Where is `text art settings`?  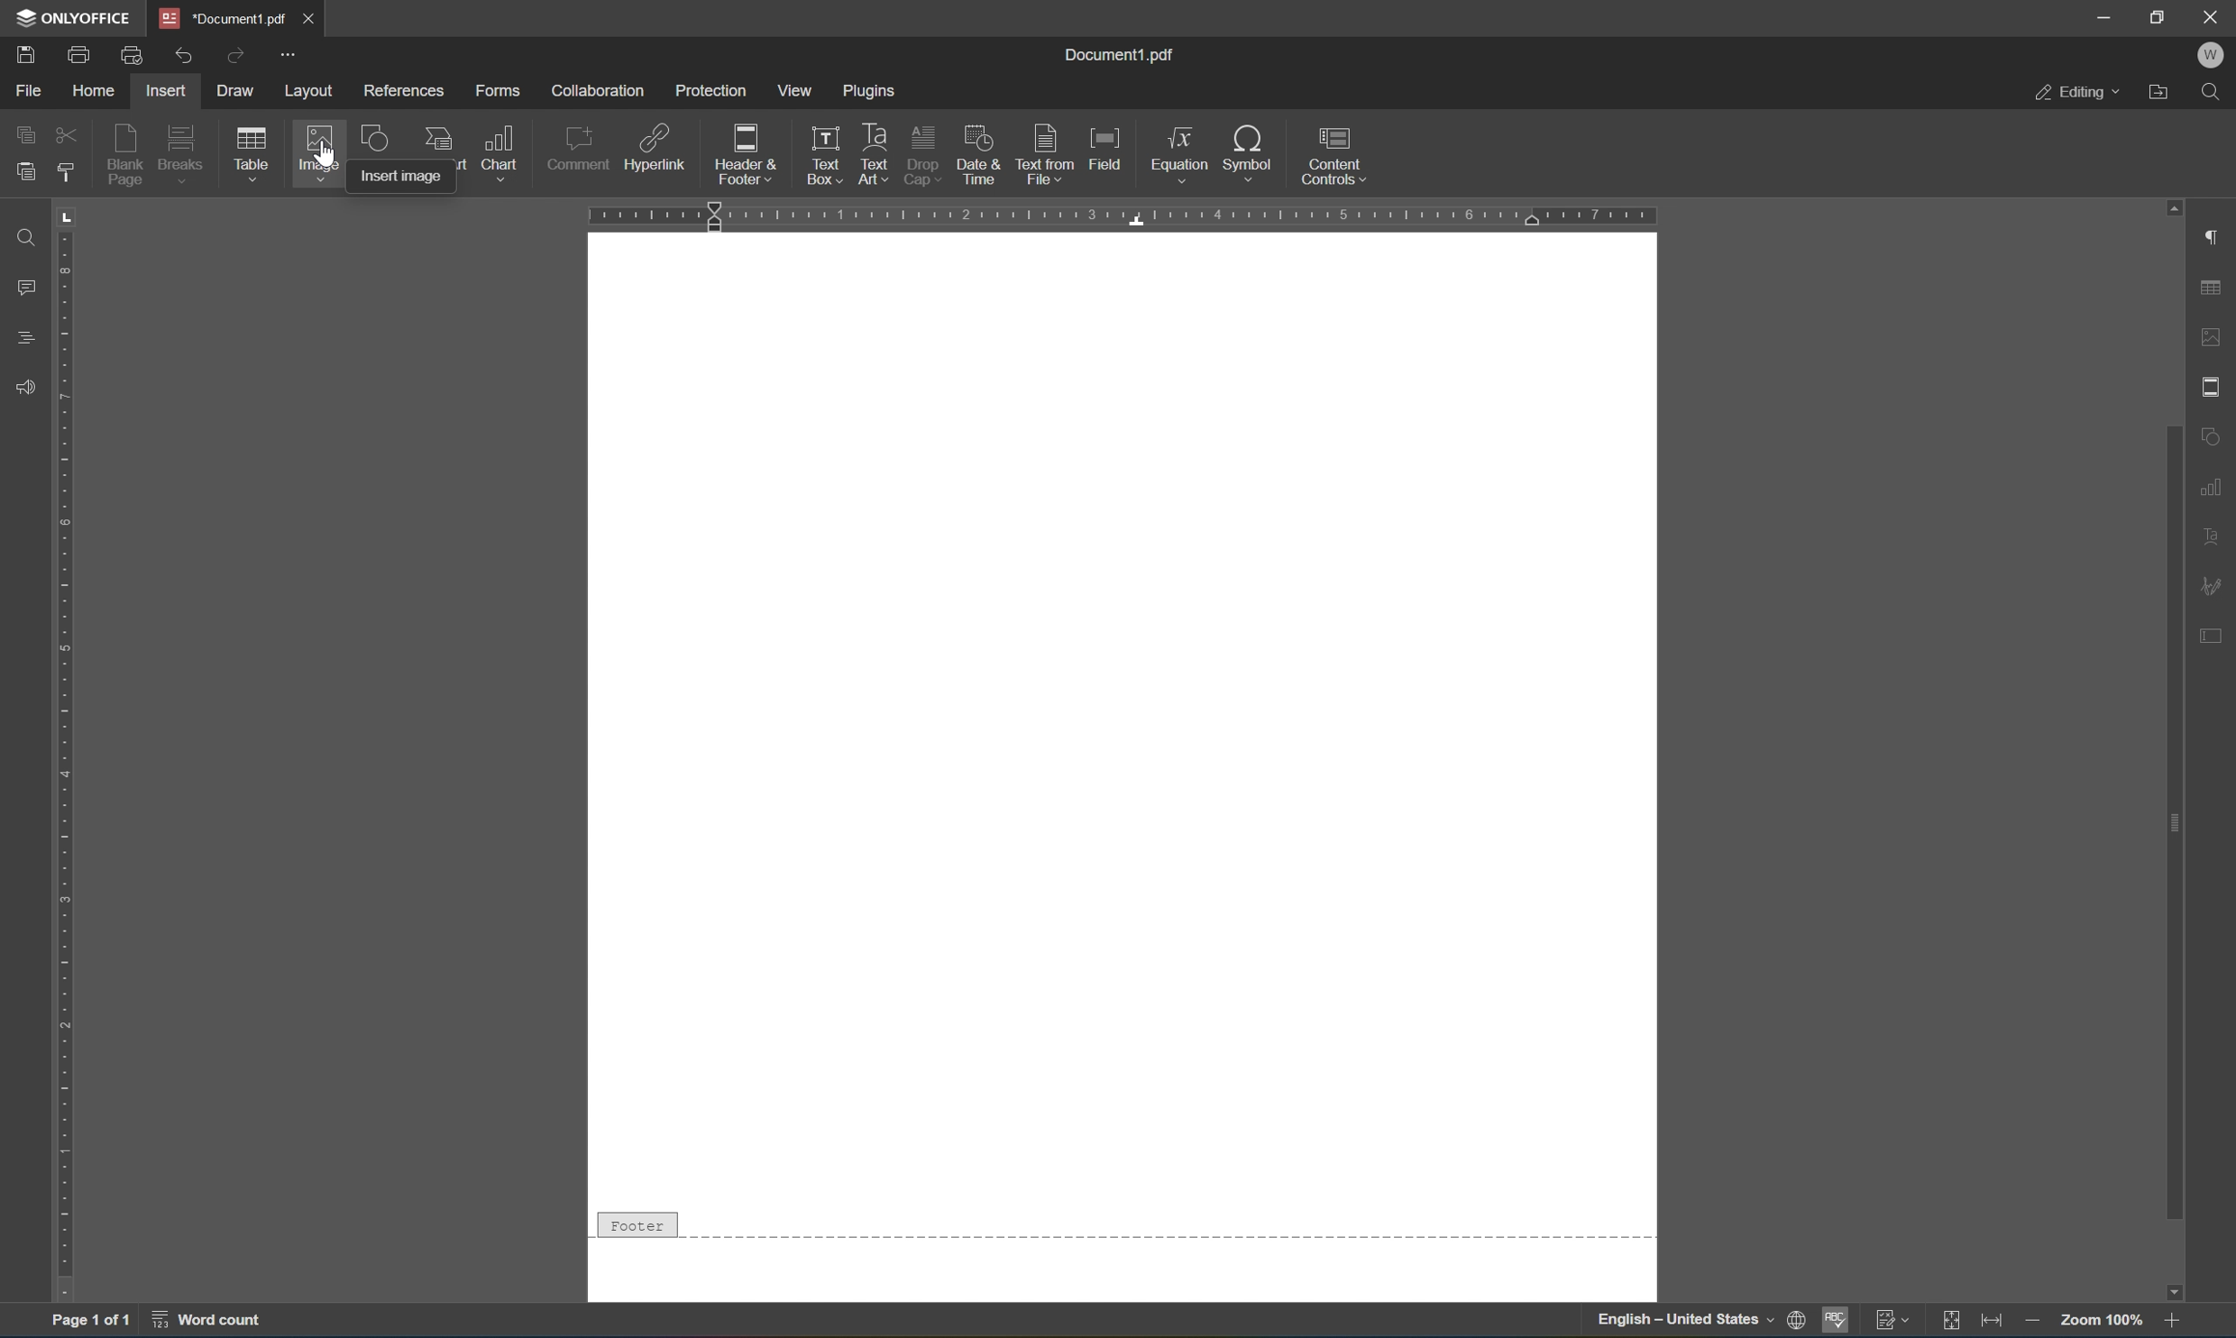 text art settings is located at coordinates (2215, 536).